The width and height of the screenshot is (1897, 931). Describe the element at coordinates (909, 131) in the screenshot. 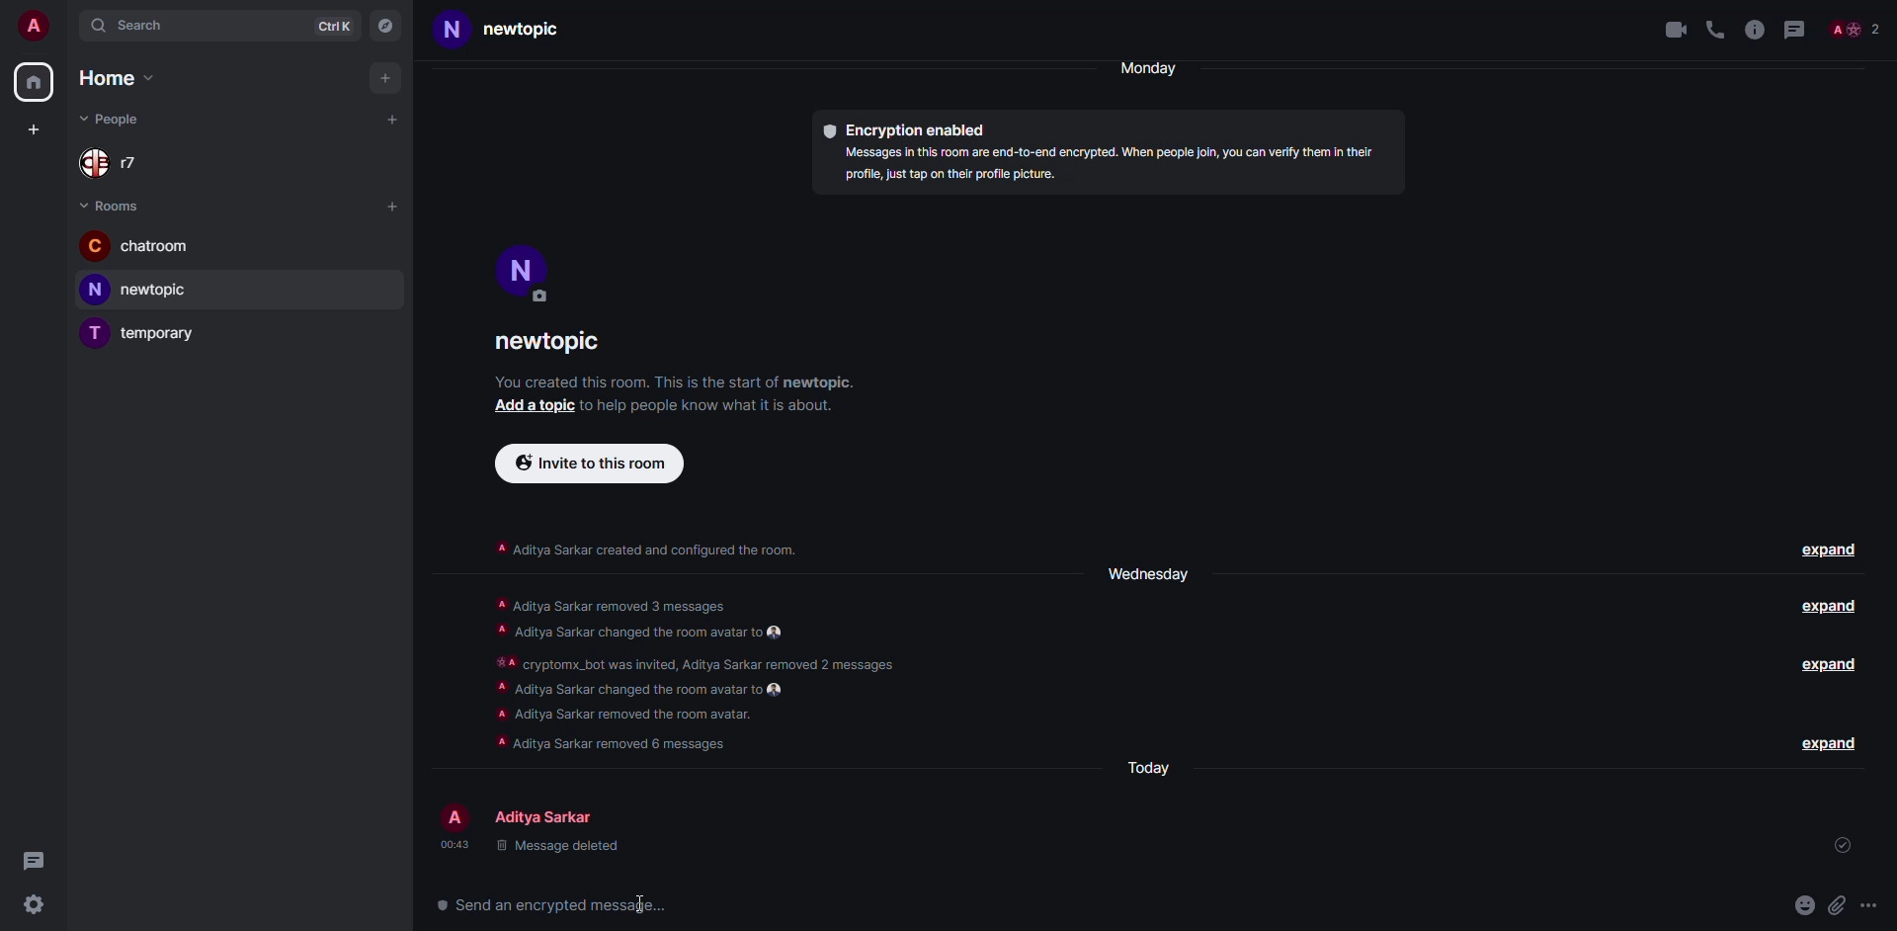

I see `encryption enabled` at that location.